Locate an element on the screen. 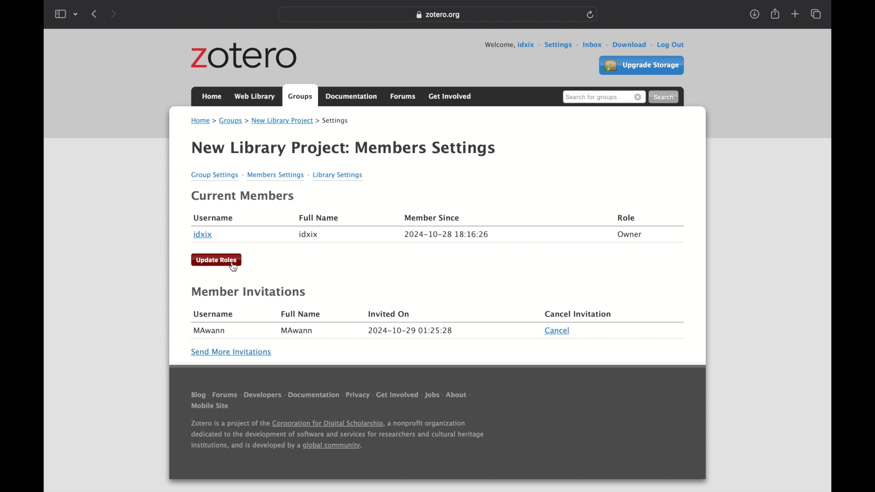 The width and height of the screenshot is (875, 492). show tab overview is located at coordinates (815, 14).